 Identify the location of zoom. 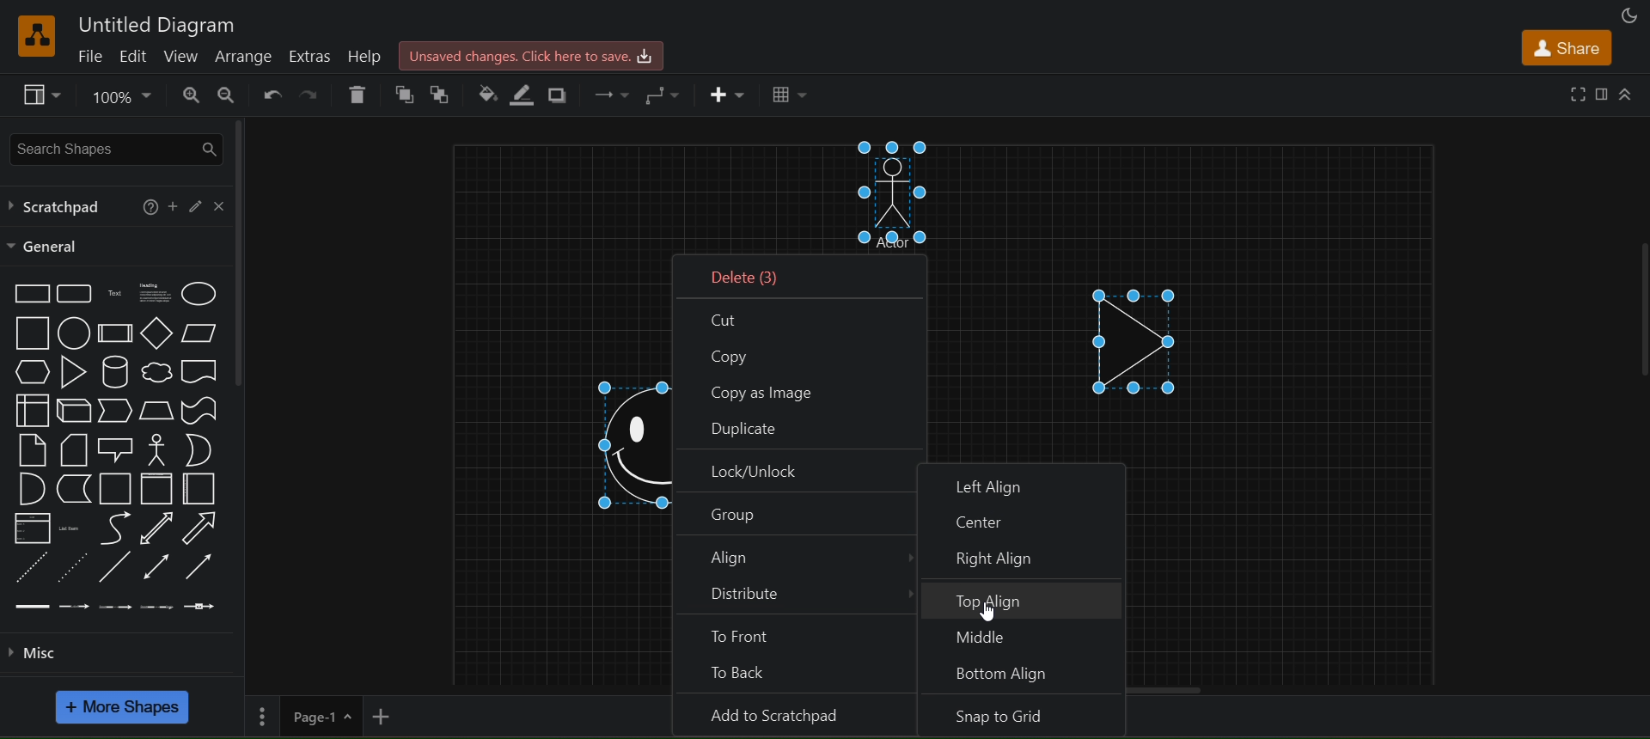
(117, 95).